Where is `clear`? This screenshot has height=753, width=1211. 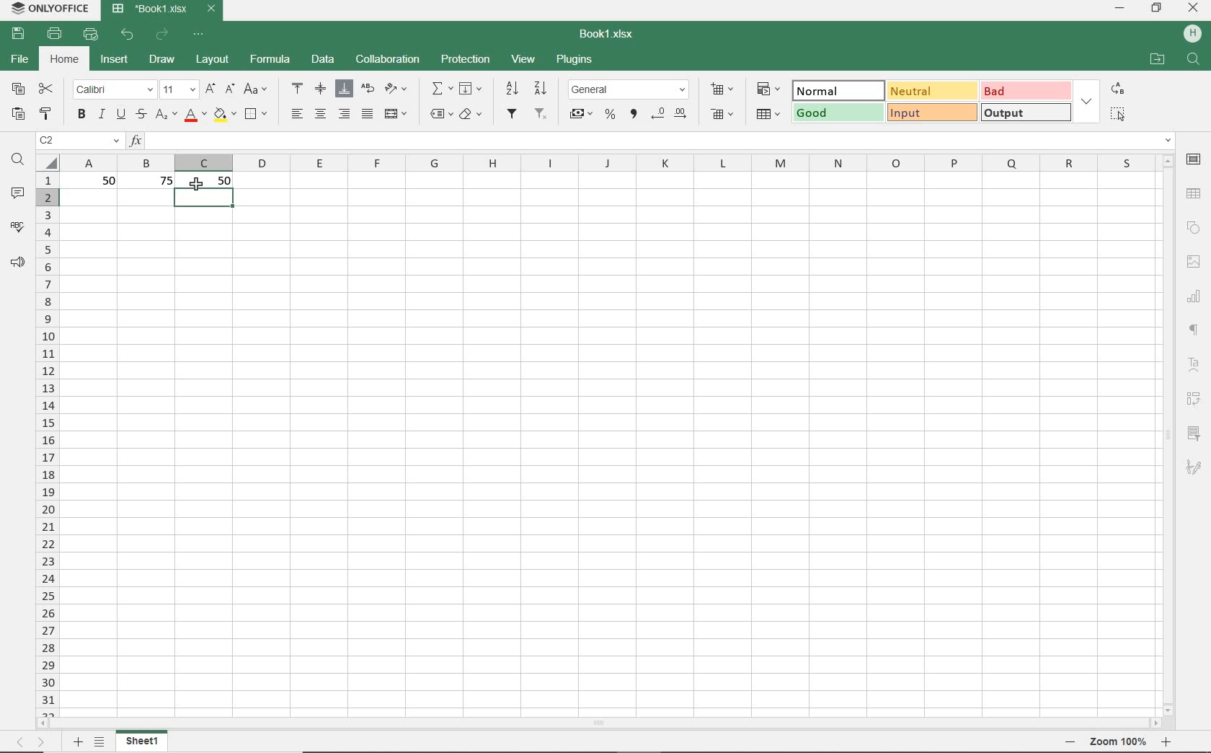
clear is located at coordinates (471, 114).